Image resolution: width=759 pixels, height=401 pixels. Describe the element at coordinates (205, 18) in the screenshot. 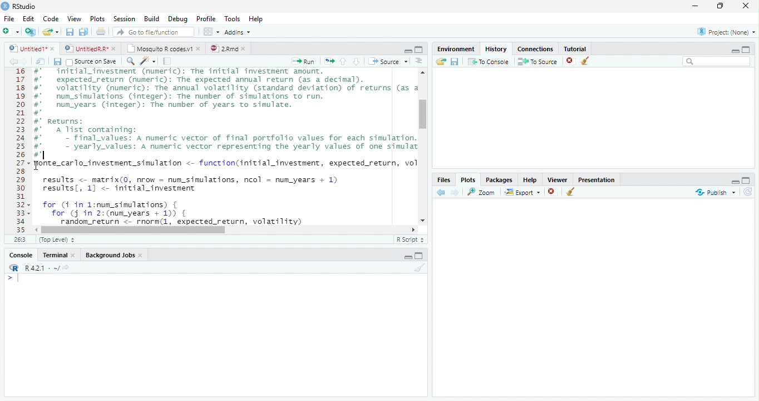

I see `Profile` at that location.